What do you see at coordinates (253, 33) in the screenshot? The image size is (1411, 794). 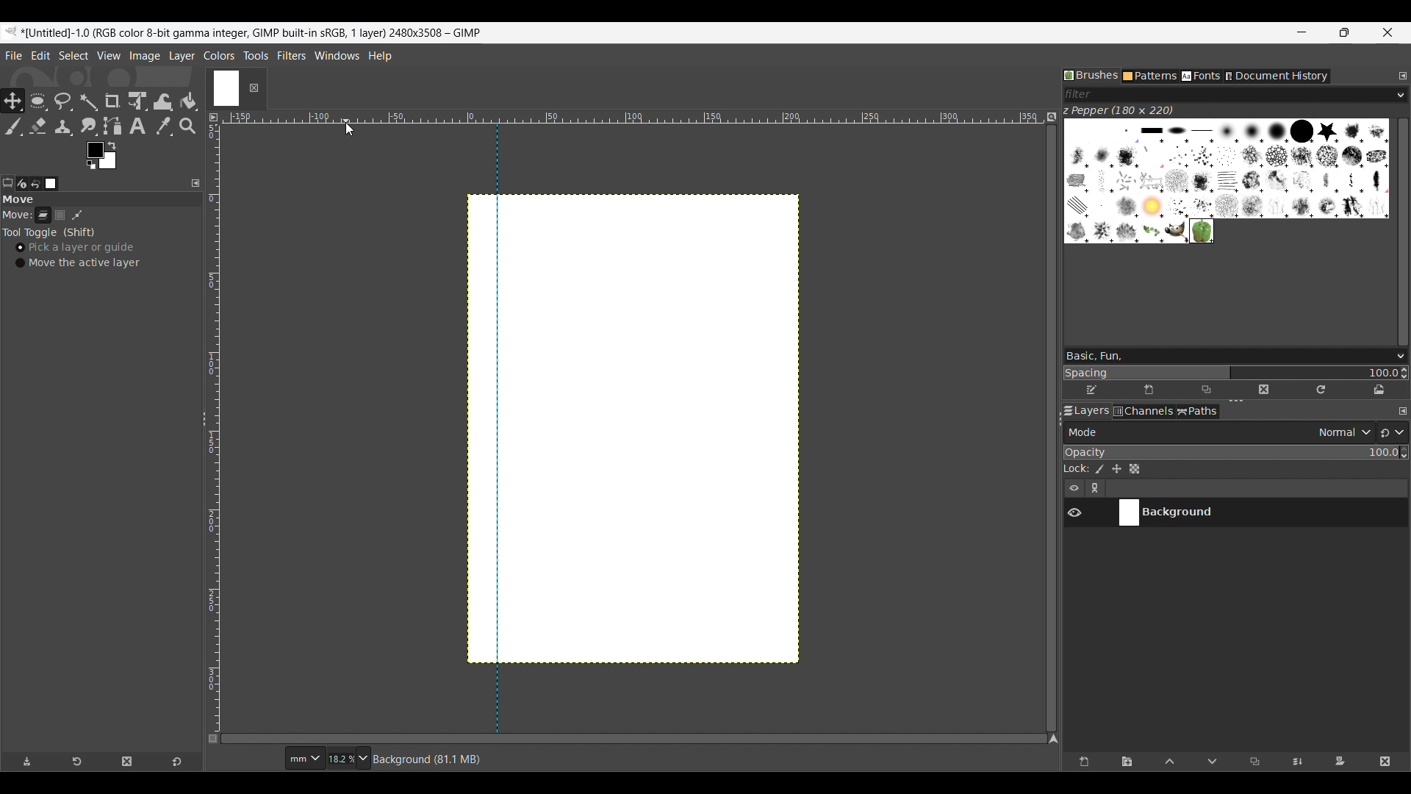 I see `Project name, details and software name` at bounding box center [253, 33].